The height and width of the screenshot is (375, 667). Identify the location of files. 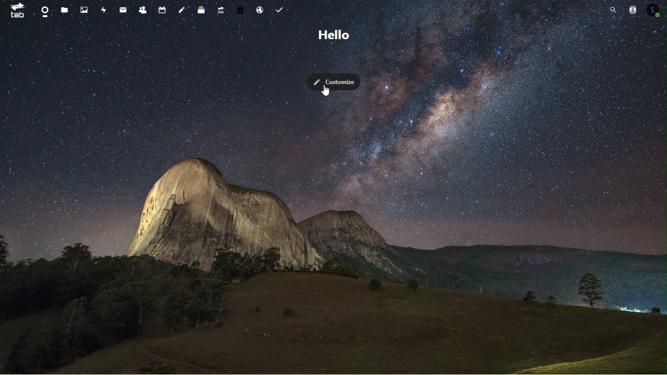
(63, 10).